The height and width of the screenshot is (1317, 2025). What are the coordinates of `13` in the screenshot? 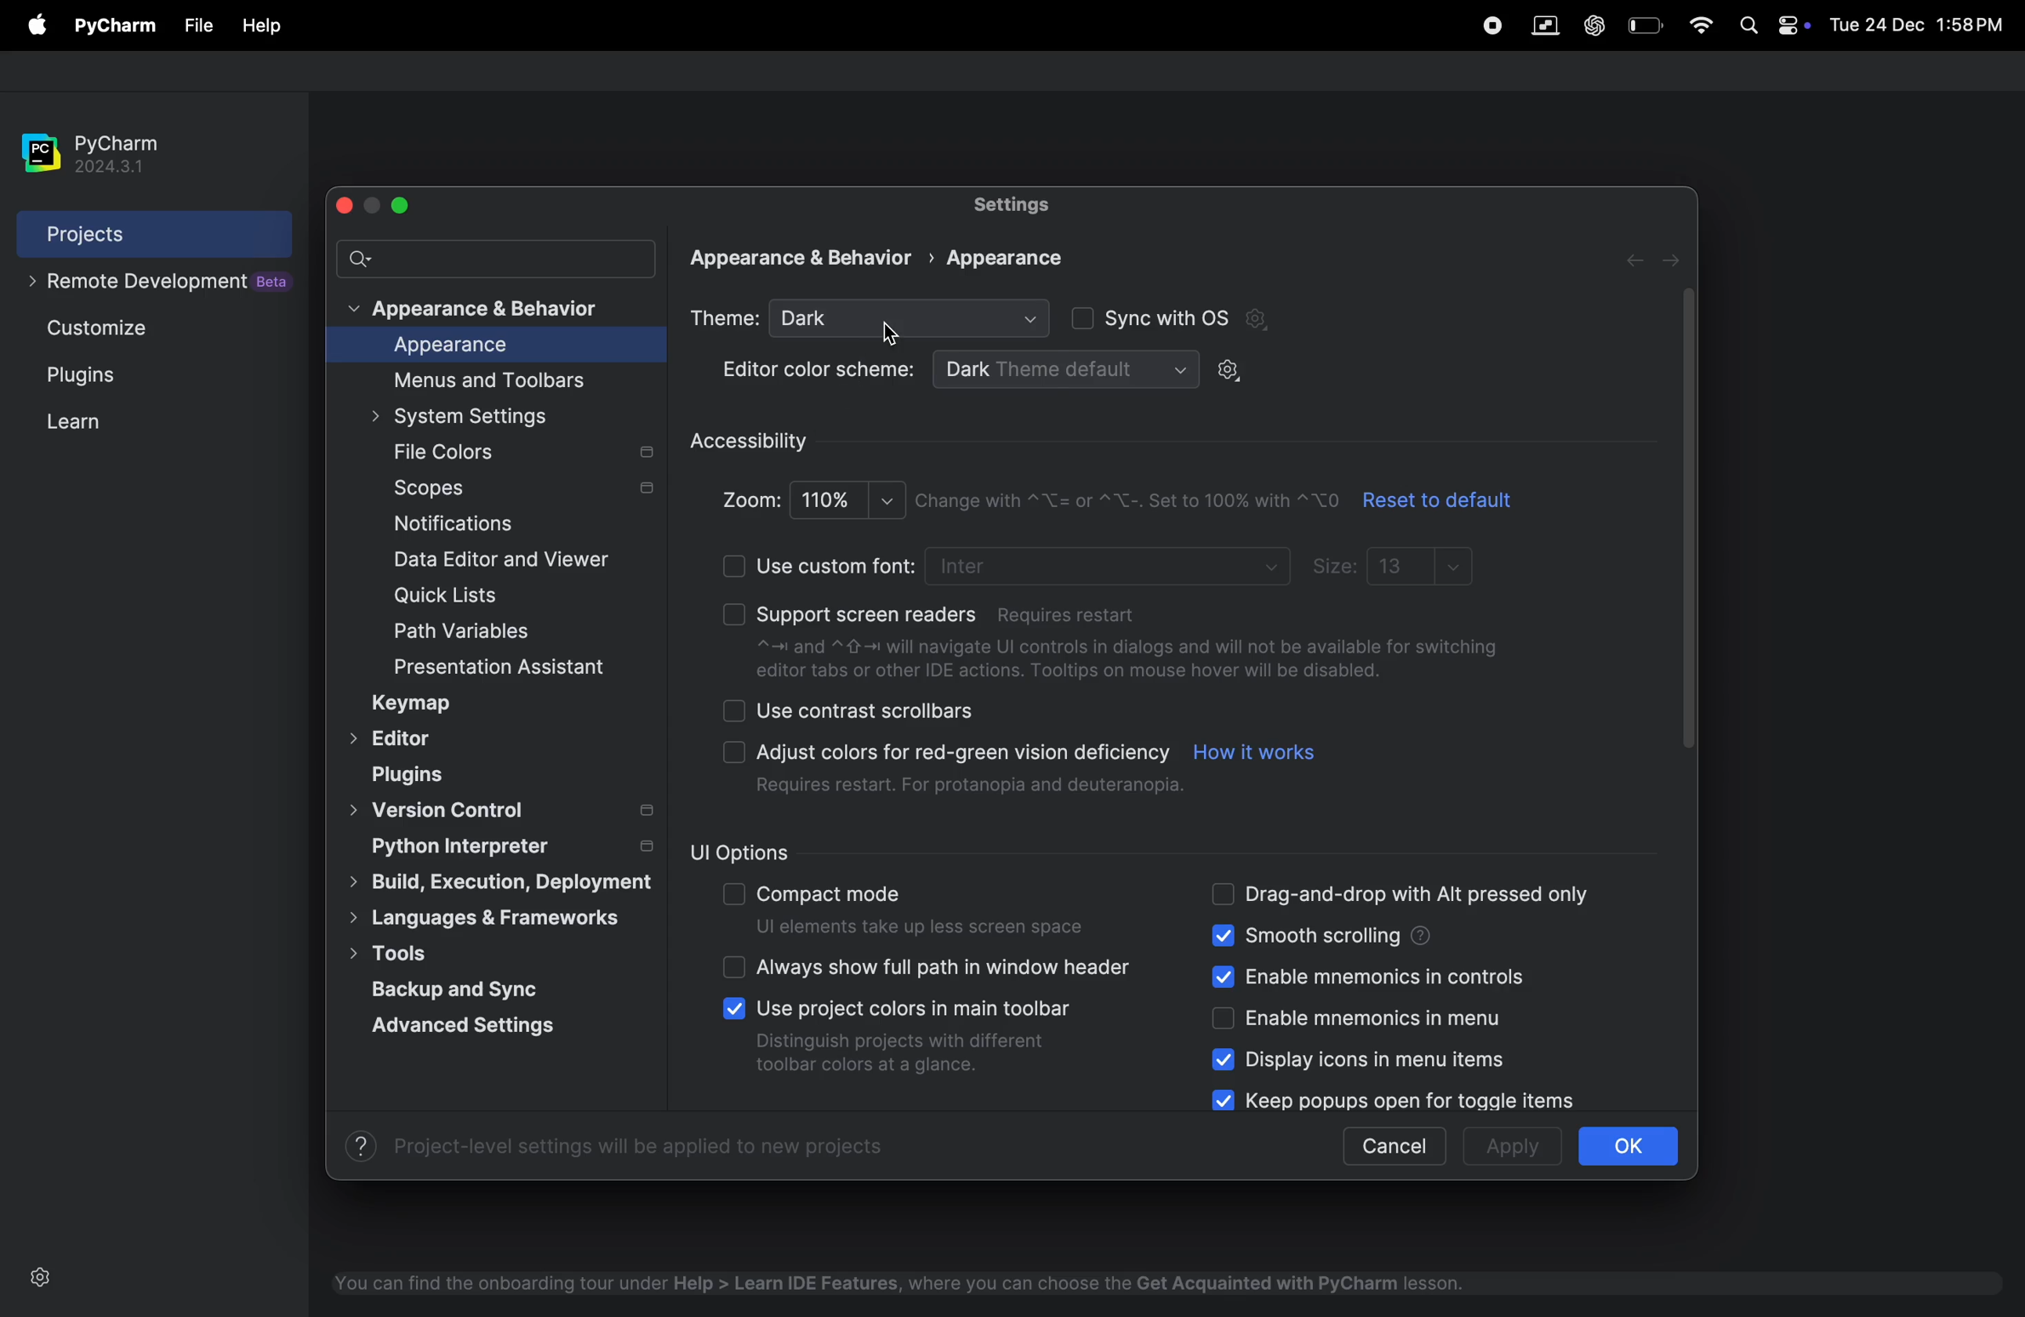 It's located at (1429, 567).